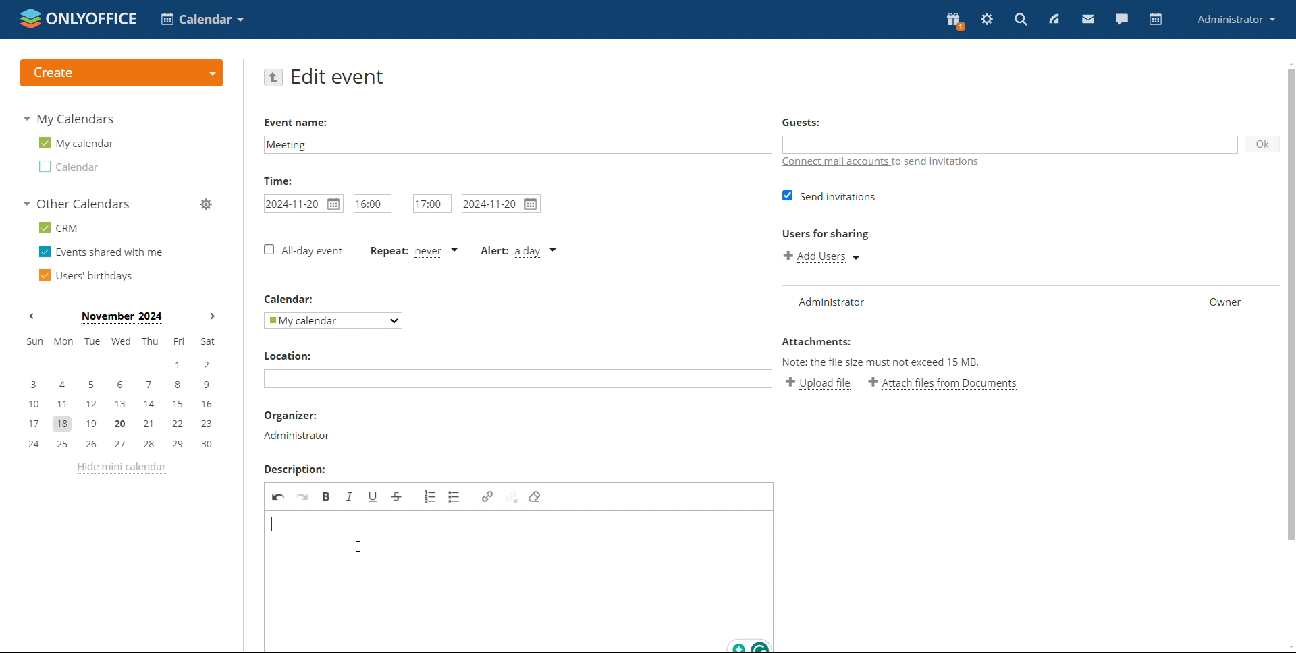  Describe the element at coordinates (1010, 145) in the screenshot. I see `add guests` at that location.